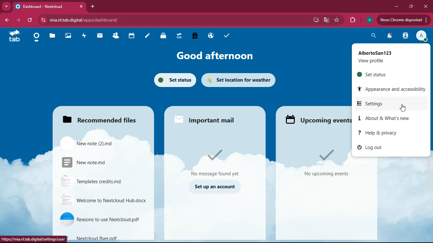  Describe the element at coordinates (216, 187) in the screenshot. I see `set up` at that location.